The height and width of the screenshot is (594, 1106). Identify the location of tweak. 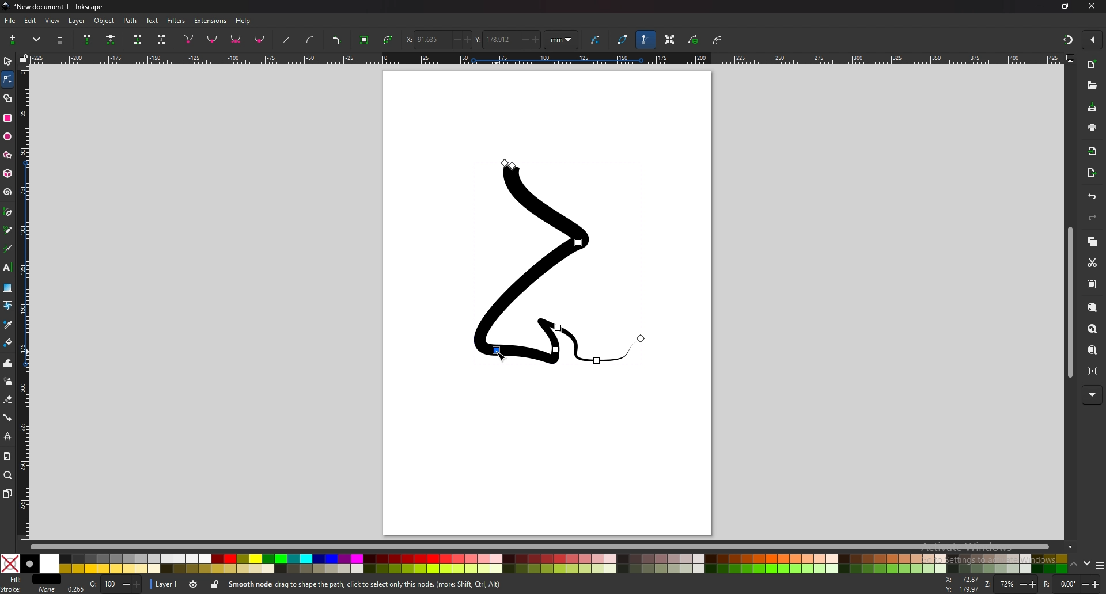
(8, 363).